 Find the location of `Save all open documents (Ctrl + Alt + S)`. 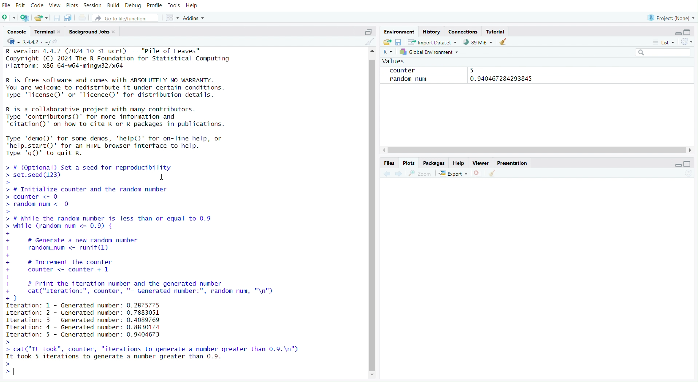

Save all open documents (Ctrl + Alt + S) is located at coordinates (69, 17).